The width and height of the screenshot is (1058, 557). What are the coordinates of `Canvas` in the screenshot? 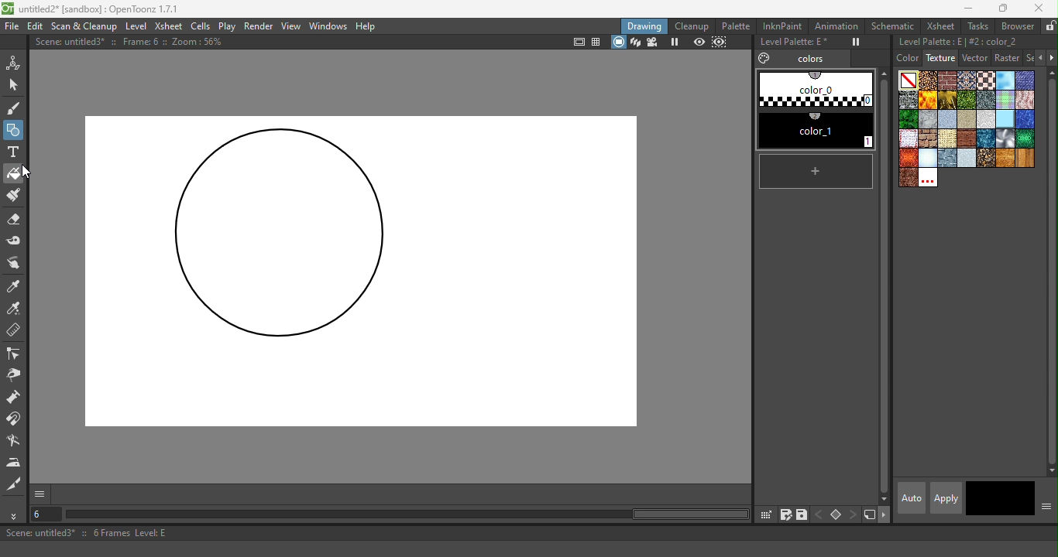 It's located at (359, 270).